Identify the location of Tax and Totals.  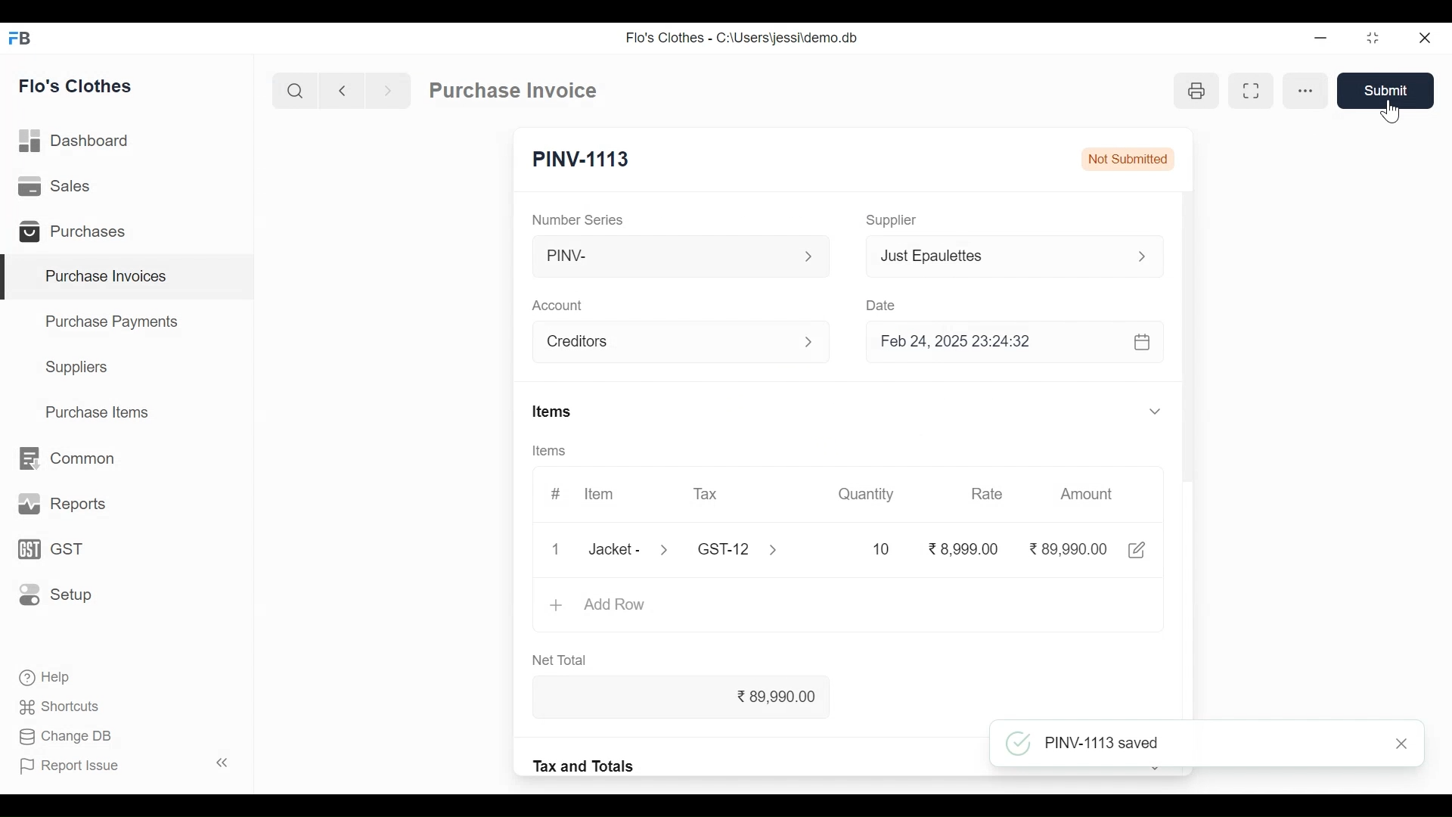
(586, 766).